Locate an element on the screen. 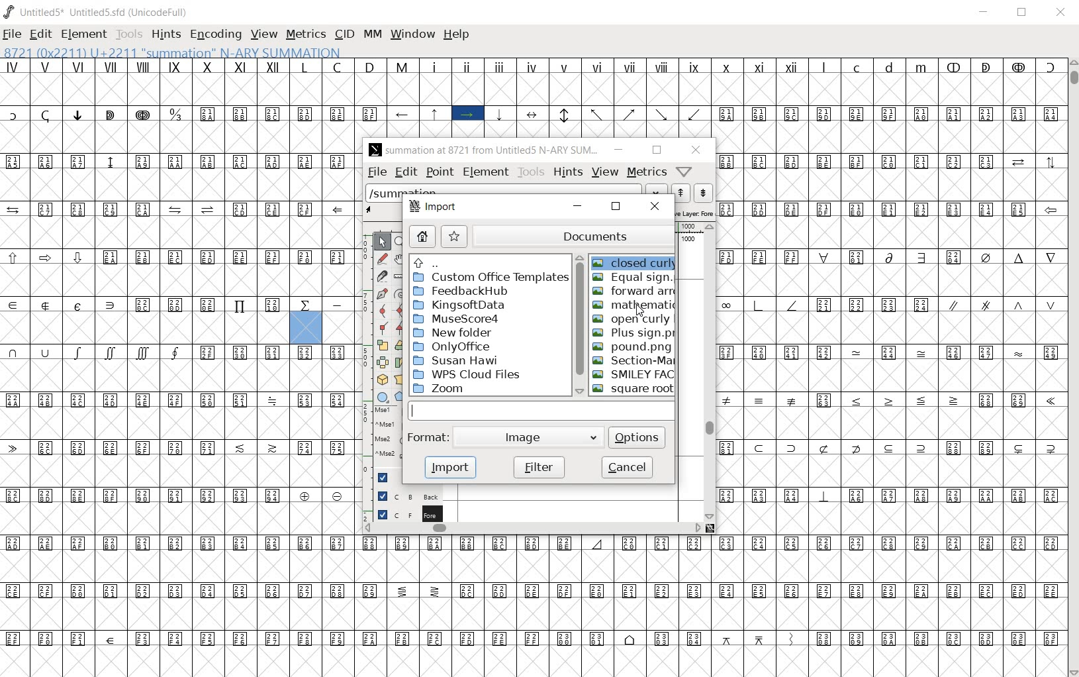 The height and width of the screenshot is (677, 1079). VIEW is located at coordinates (264, 34).